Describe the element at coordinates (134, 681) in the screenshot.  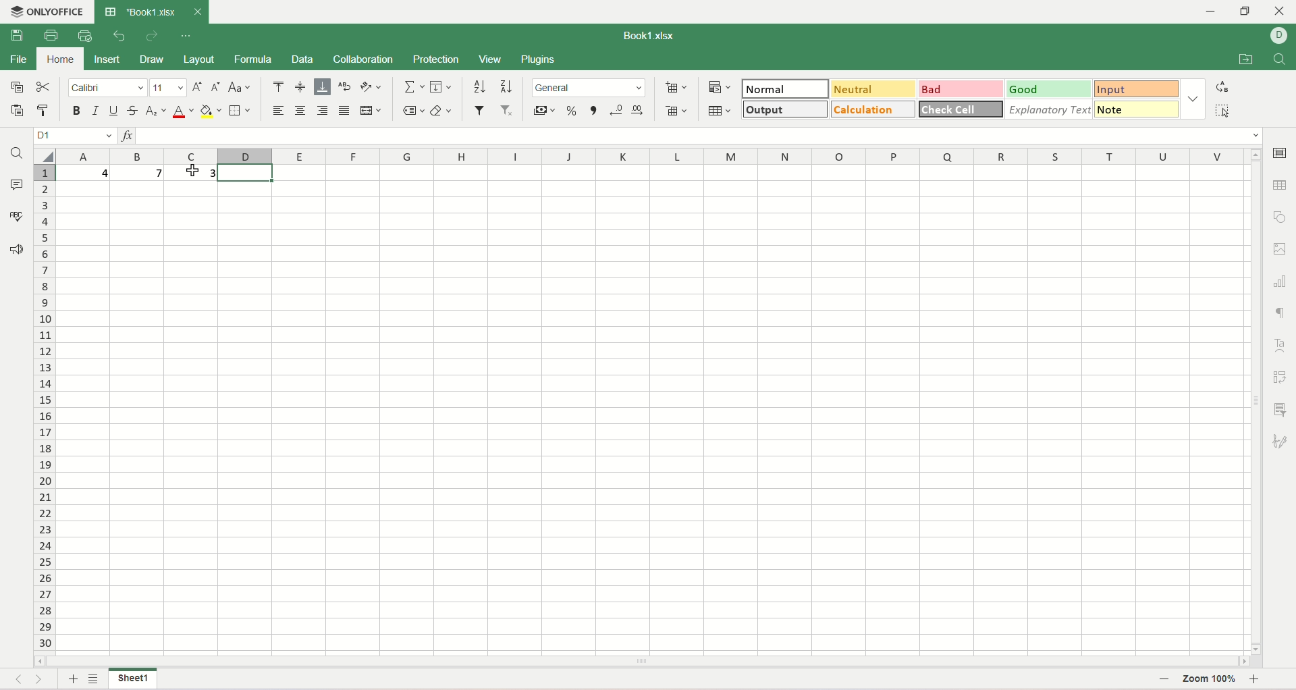
I see `sheet name` at that location.